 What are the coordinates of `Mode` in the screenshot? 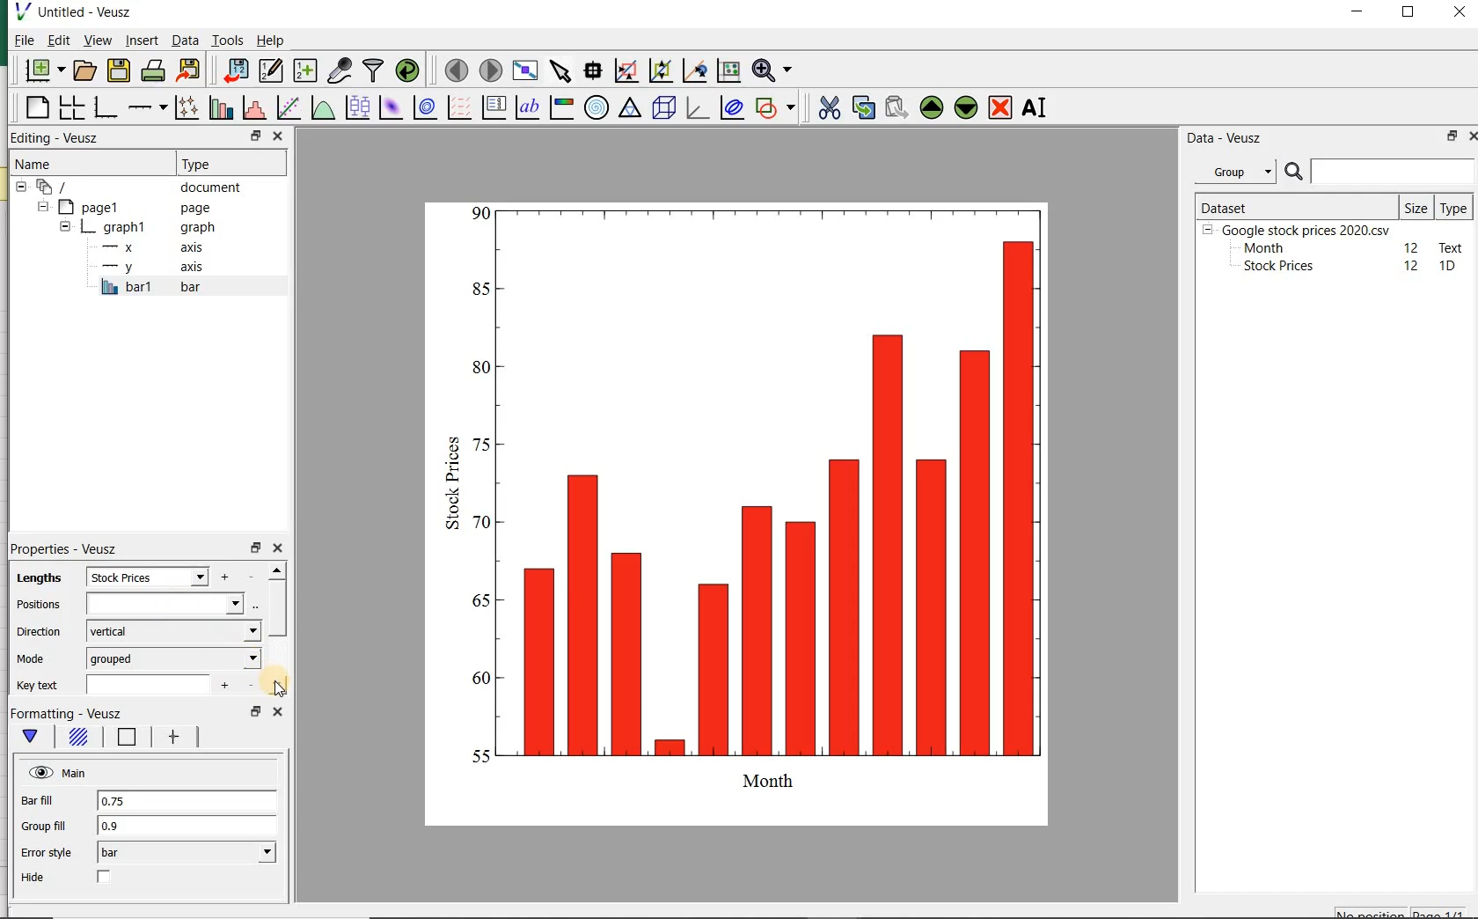 It's located at (33, 658).